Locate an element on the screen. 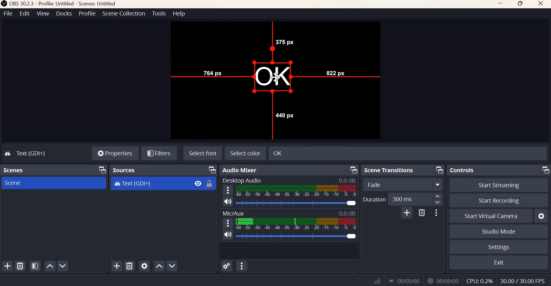 This screenshot has width=551, height=286. increase duration is located at coordinates (438, 196).